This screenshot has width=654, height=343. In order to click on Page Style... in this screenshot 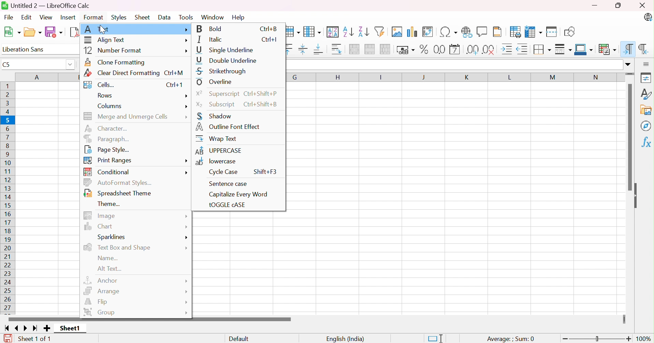, I will do `click(106, 149)`.